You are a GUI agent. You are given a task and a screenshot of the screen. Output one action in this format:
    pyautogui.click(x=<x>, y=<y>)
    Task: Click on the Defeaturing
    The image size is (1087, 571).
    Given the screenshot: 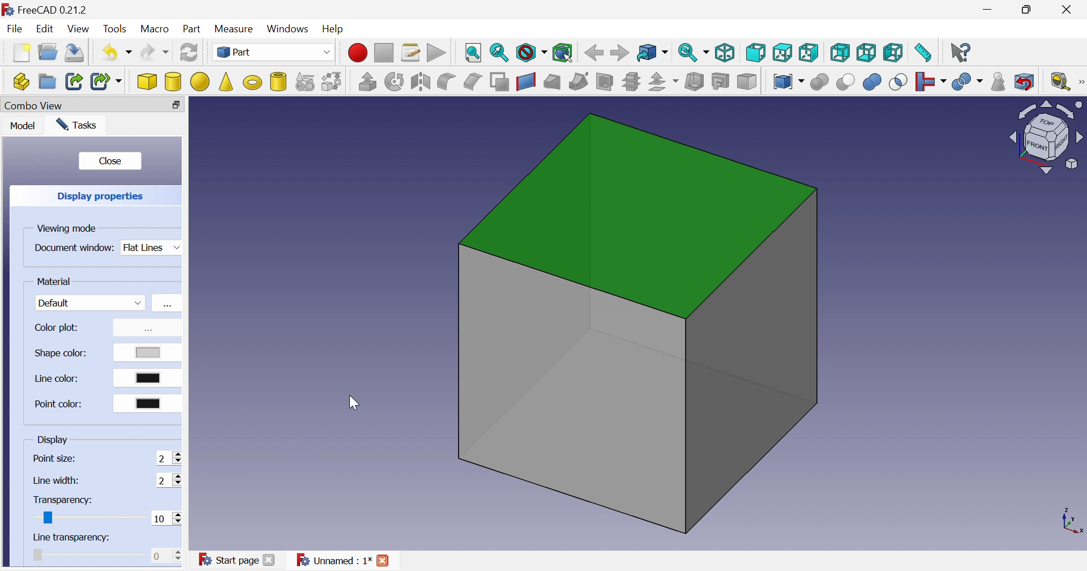 What is the action you would take?
    pyautogui.click(x=1025, y=80)
    